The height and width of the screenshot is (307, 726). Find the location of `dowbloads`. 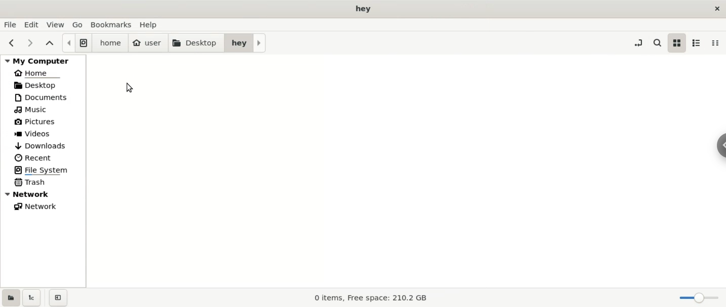

dowbloads is located at coordinates (43, 145).